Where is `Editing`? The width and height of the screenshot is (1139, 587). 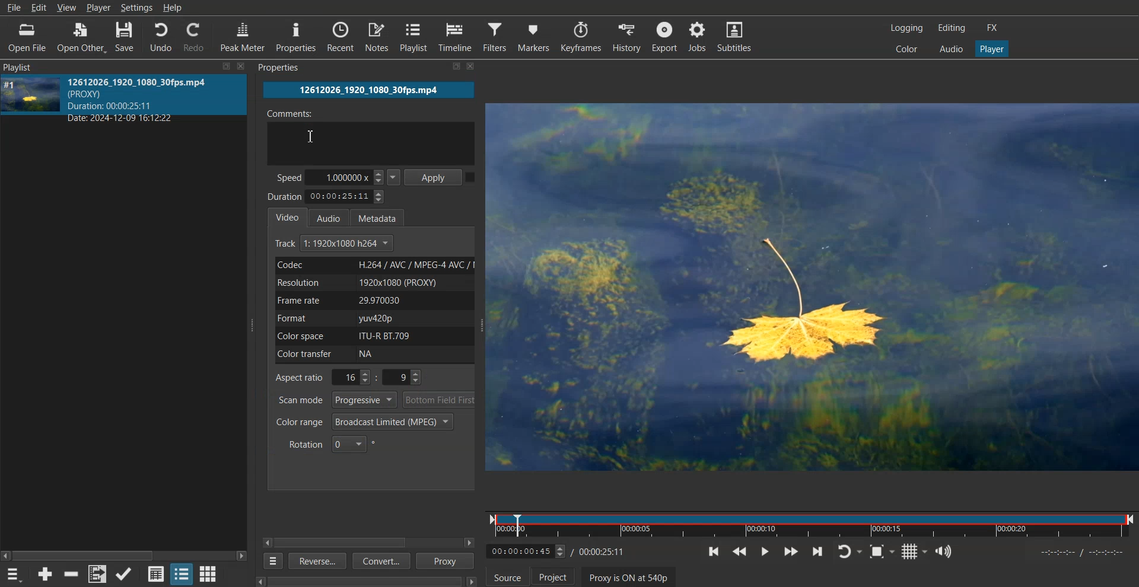
Editing is located at coordinates (951, 28).